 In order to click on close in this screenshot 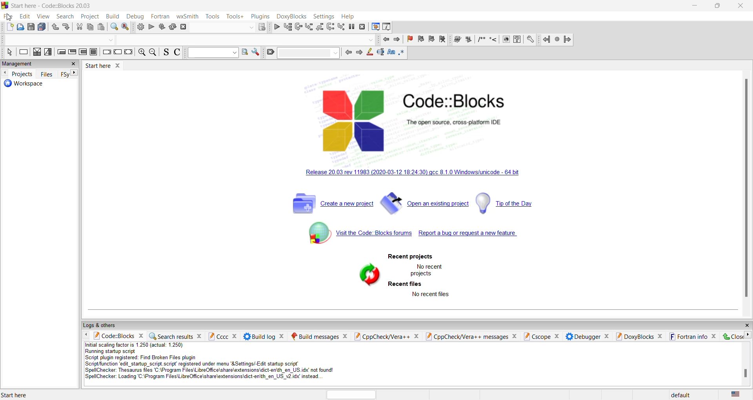, I will do `click(140, 336)`.